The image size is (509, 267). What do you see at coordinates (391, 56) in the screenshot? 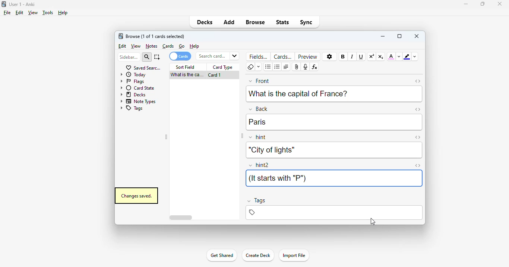
I see `text color` at bounding box center [391, 56].